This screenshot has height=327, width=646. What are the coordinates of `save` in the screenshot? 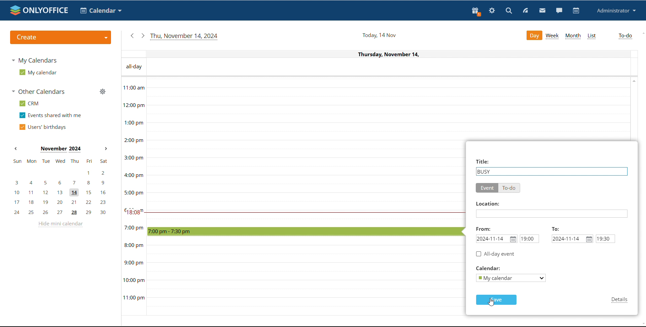 It's located at (497, 300).